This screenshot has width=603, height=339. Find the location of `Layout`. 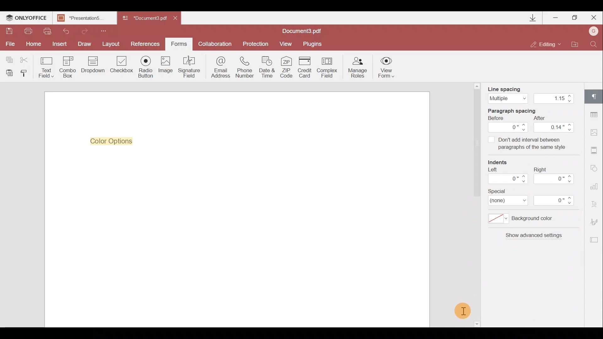

Layout is located at coordinates (113, 44).